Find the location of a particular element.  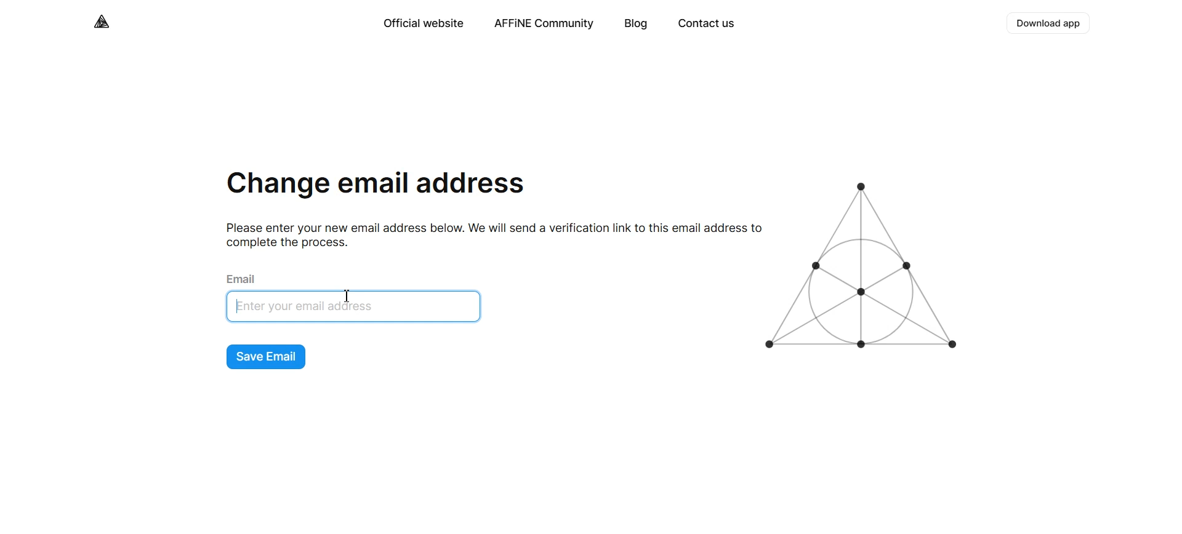

Enter email id is located at coordinates (358, 308).